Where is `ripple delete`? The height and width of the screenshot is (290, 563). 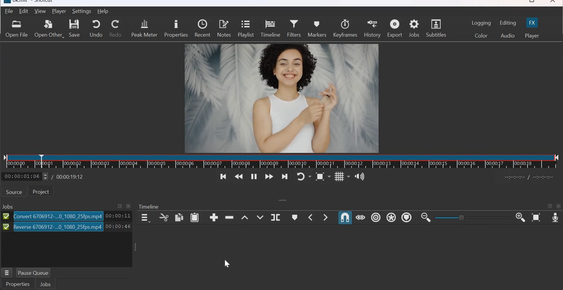 ripple delete is located at coordinates (230, 218).